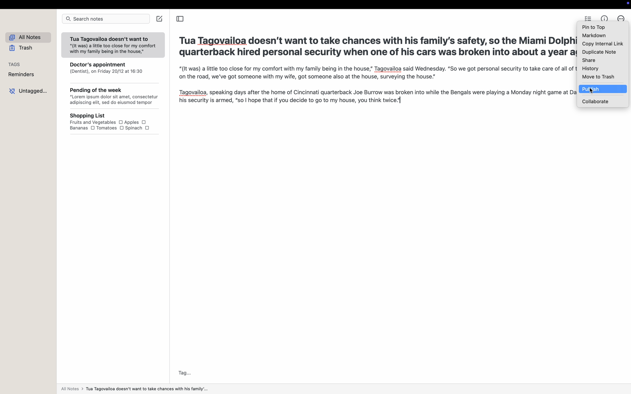  What do you see at coordinates (30, 38) in the screenshot?
I see `all notes` at bounding box center [30, 38].